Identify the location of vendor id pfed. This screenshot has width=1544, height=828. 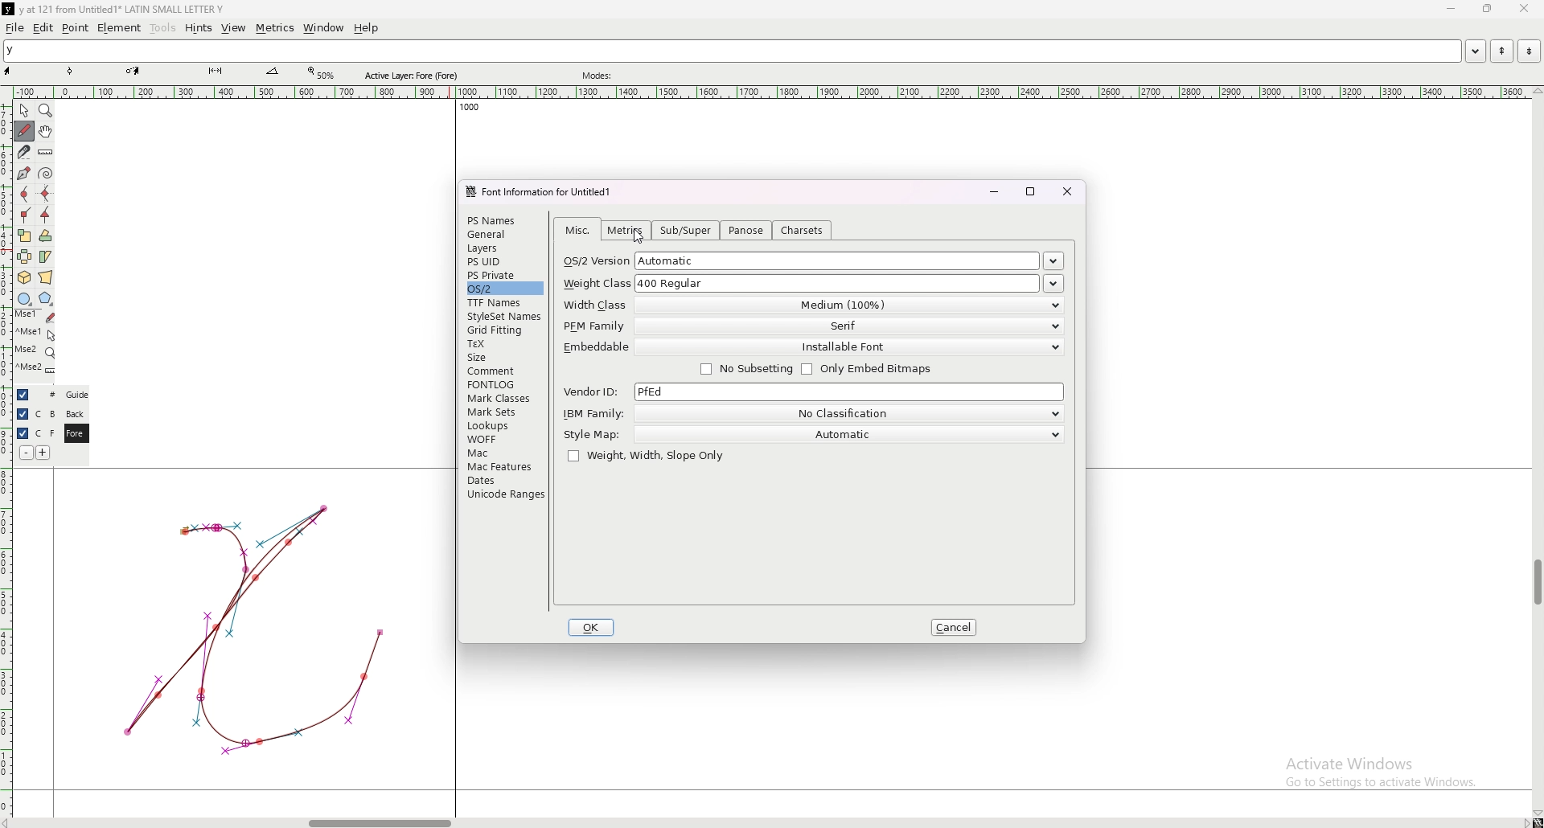
(814, 392).